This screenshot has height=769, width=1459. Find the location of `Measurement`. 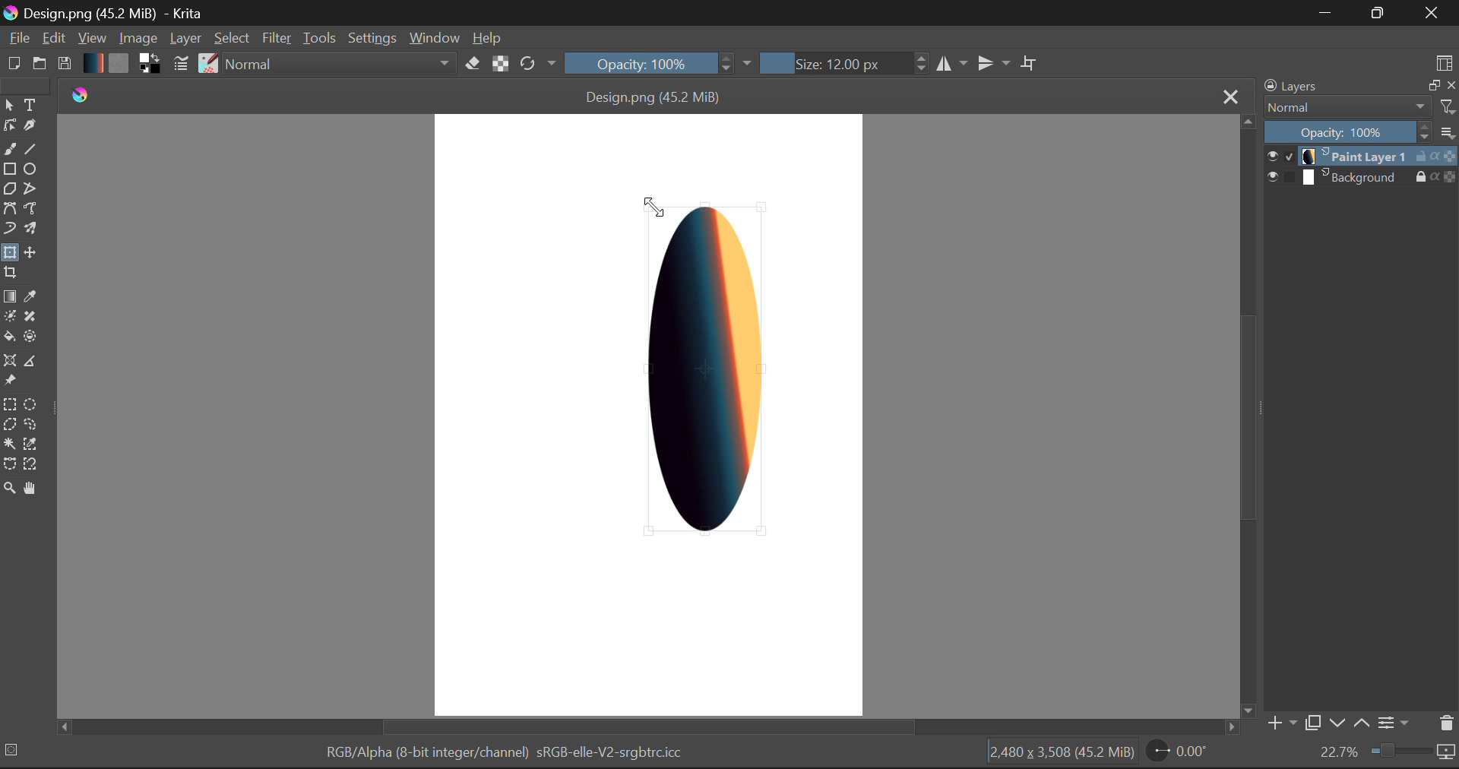

Measurement is located at coordinates (31, 362).